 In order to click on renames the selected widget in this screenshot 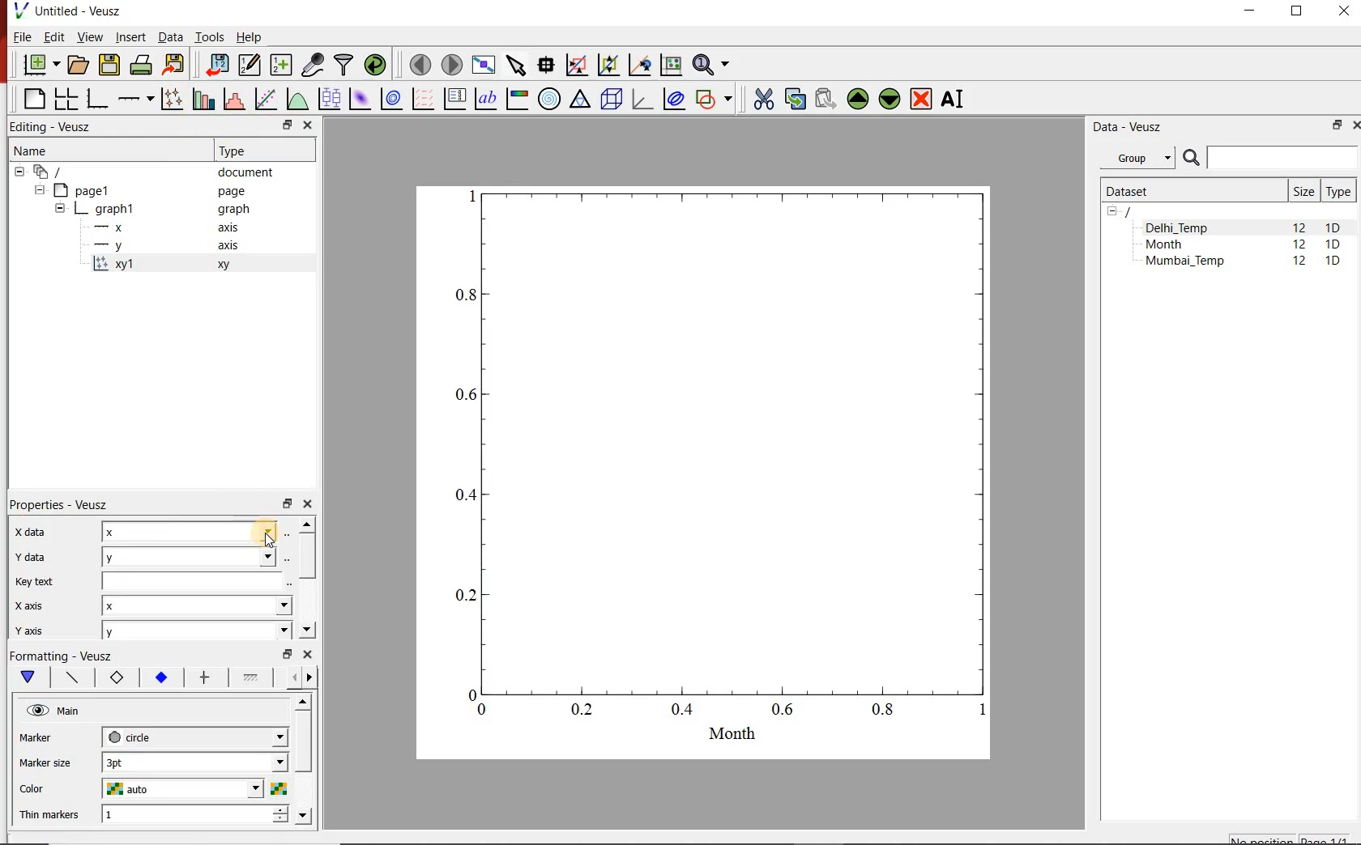, I will do `click(954, 100)`.